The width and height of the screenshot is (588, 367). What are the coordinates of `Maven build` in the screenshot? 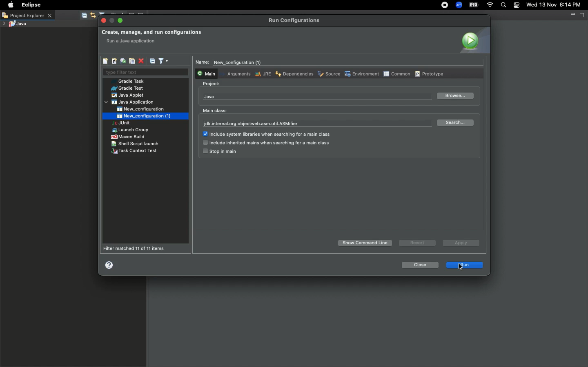 It's located at (128, 137).